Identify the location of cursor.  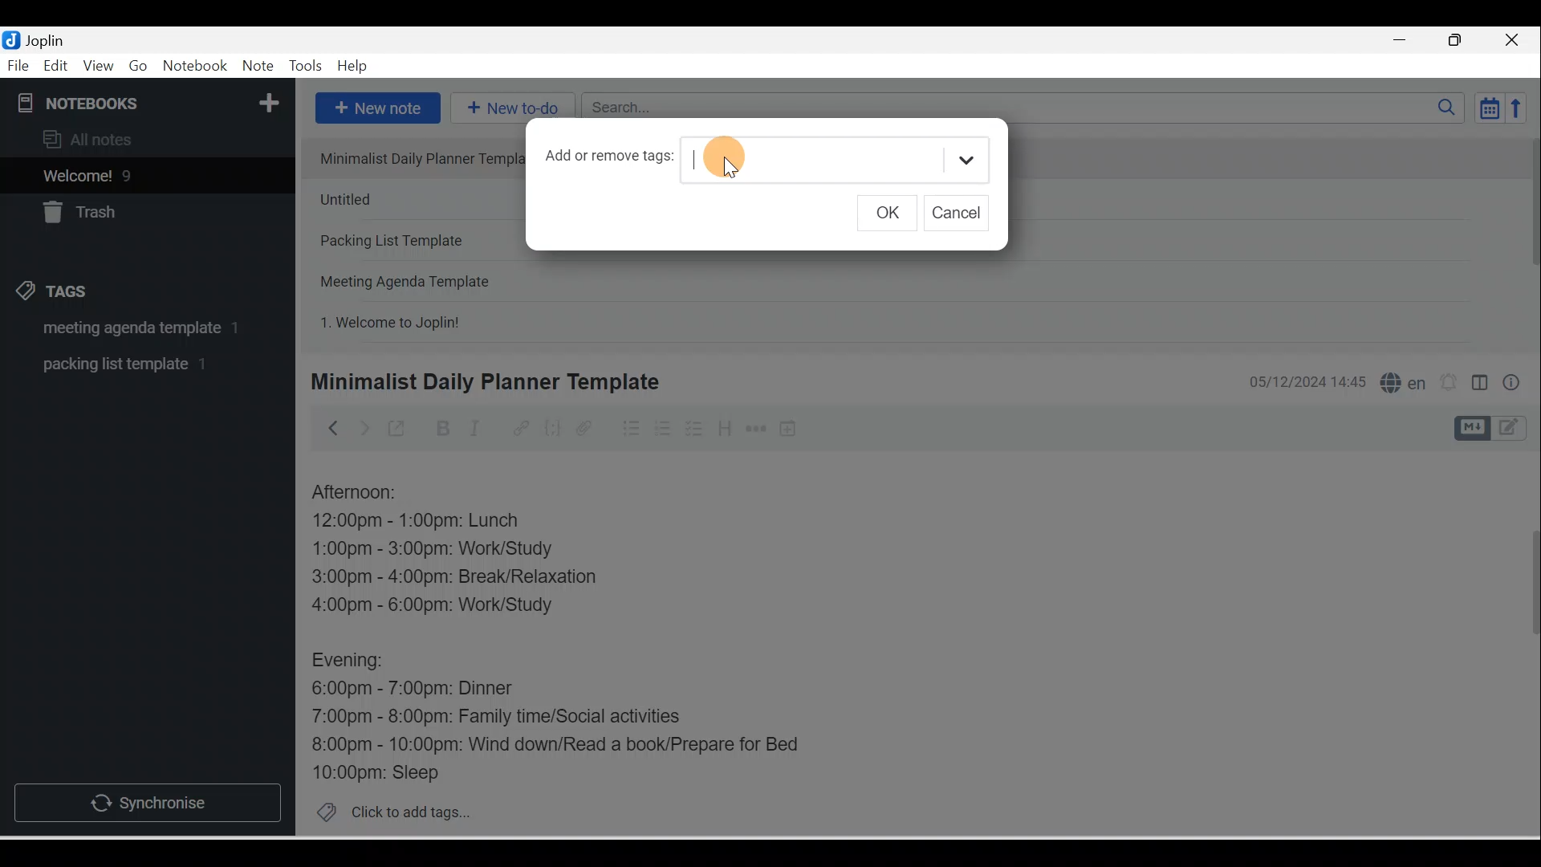
(723, 160).